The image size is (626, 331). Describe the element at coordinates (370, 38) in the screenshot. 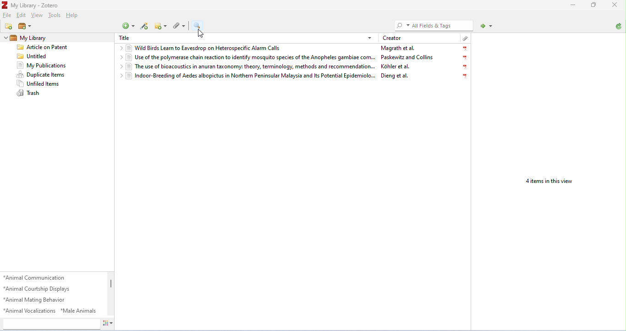

I see `drop-down` at that location.